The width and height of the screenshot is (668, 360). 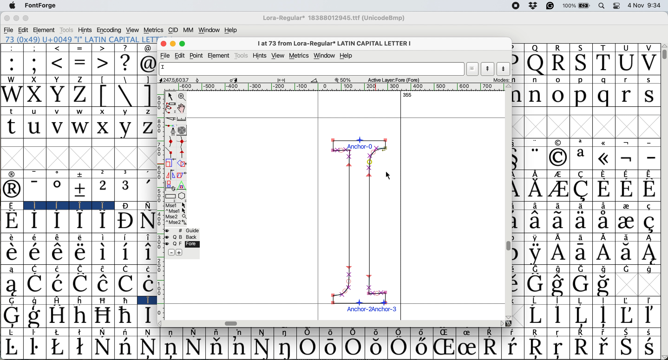 I want to click on r, so click(x=626, y=95).